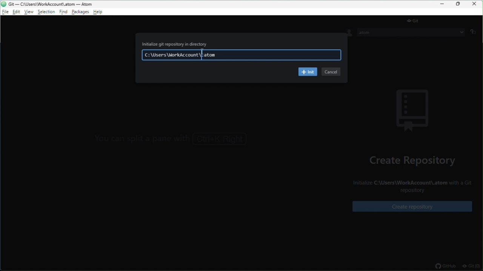  Describe the element at coordinates (175, 43) in the screenshot. I see `Initialize git repository in directory` at that location.